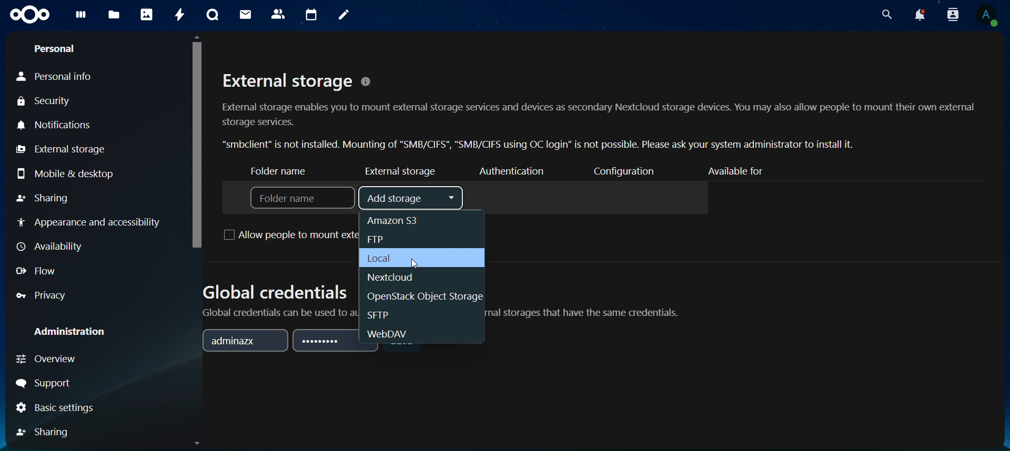  I want to click on overview, so click(50, 360).